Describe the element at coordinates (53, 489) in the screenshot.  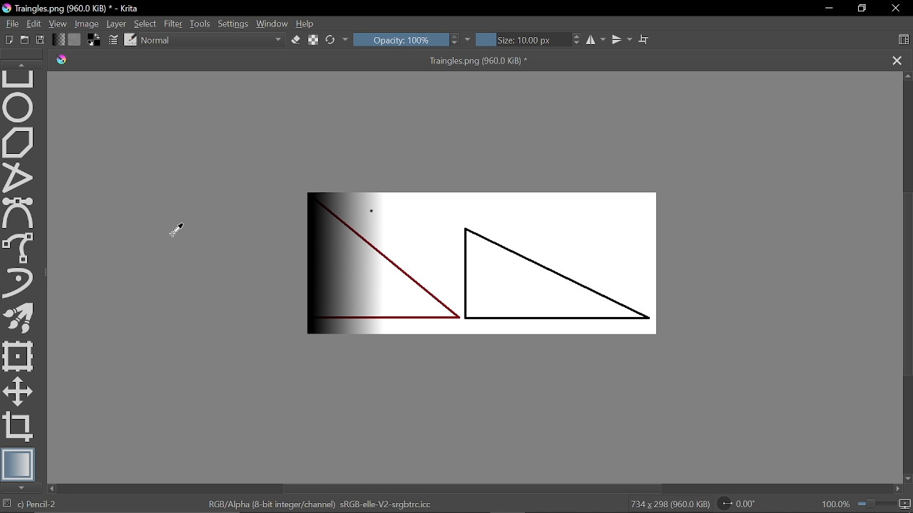
I see `Move left` at that location.